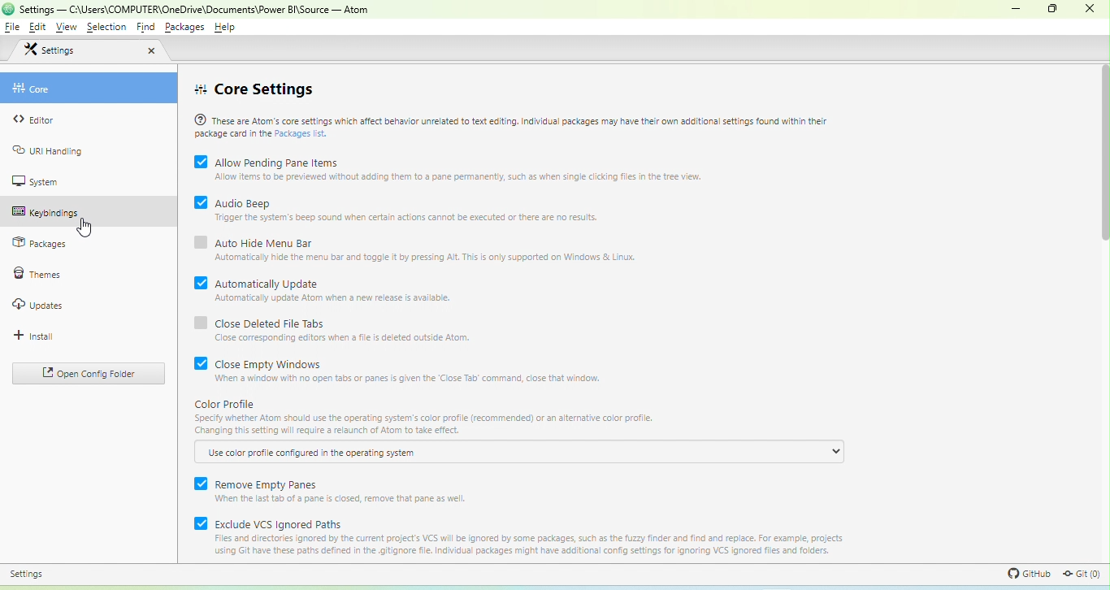 Image resolution: width=1110 pixels, height=590 pixels. I want to click on core, so click(33, 89).